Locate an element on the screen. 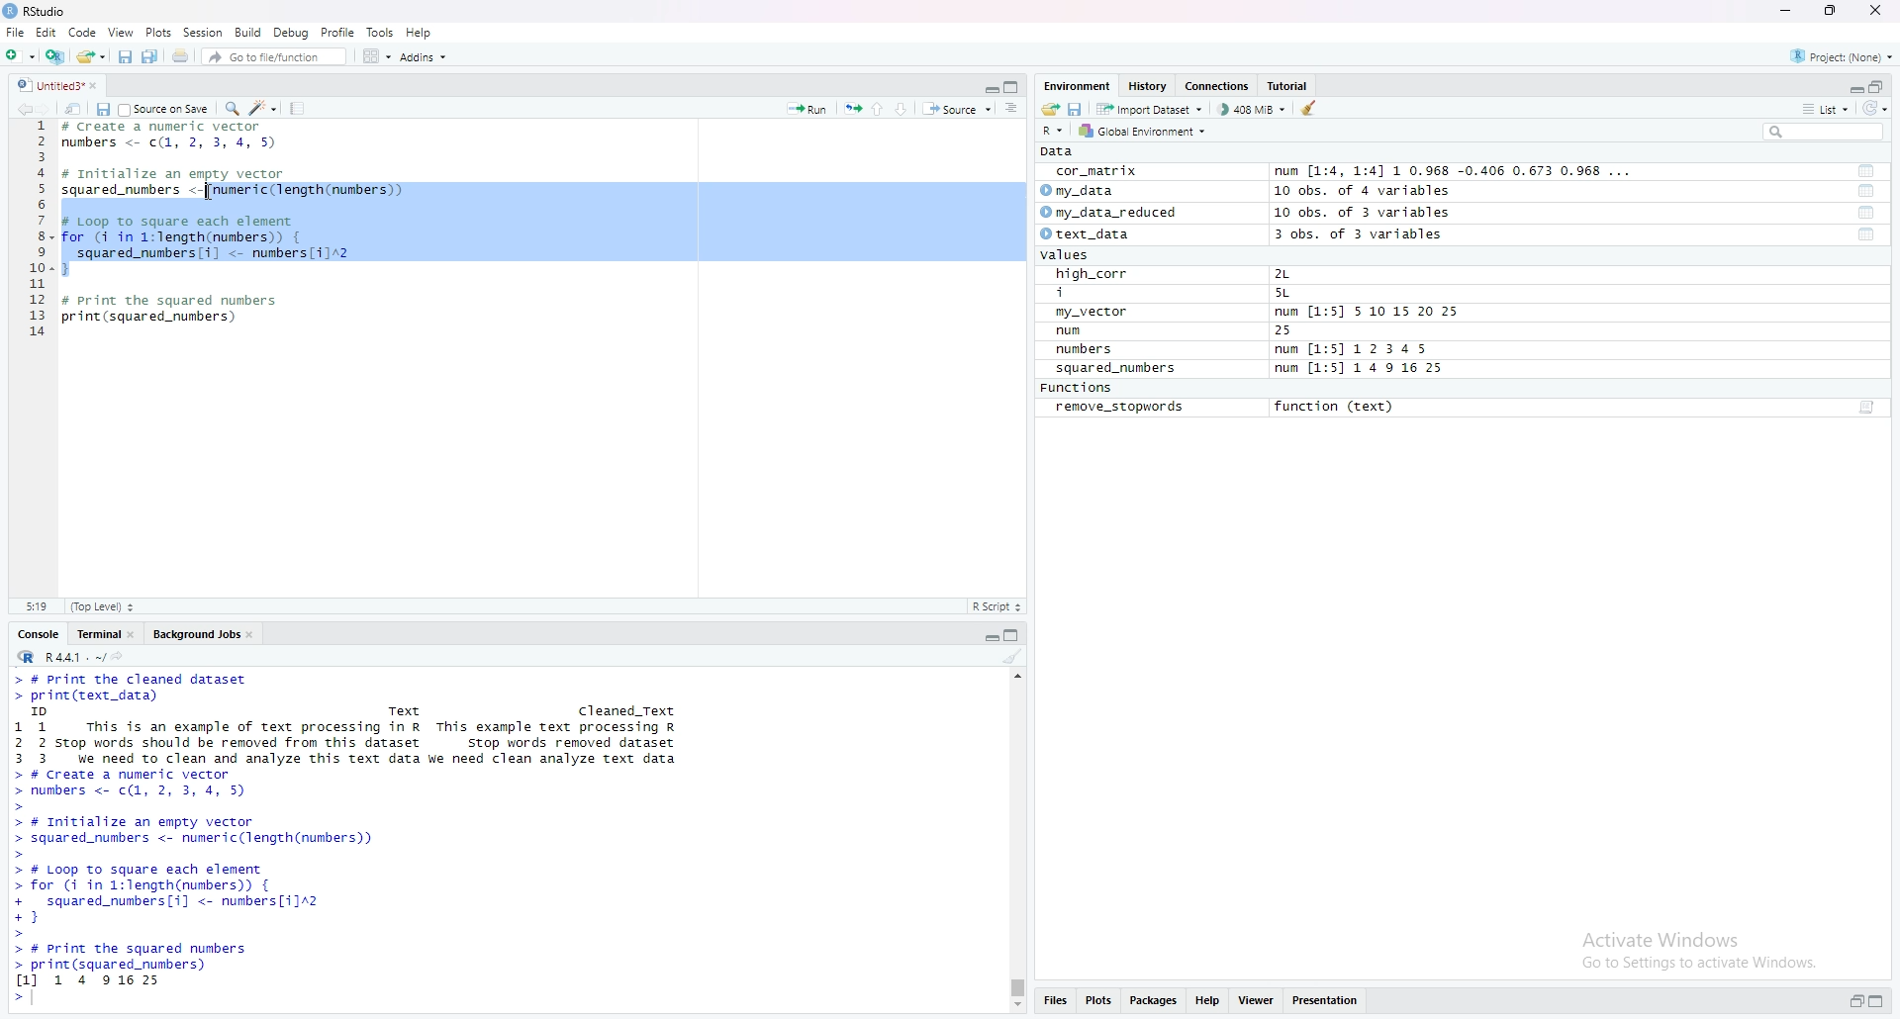  save is located at coordinates (102, 108).